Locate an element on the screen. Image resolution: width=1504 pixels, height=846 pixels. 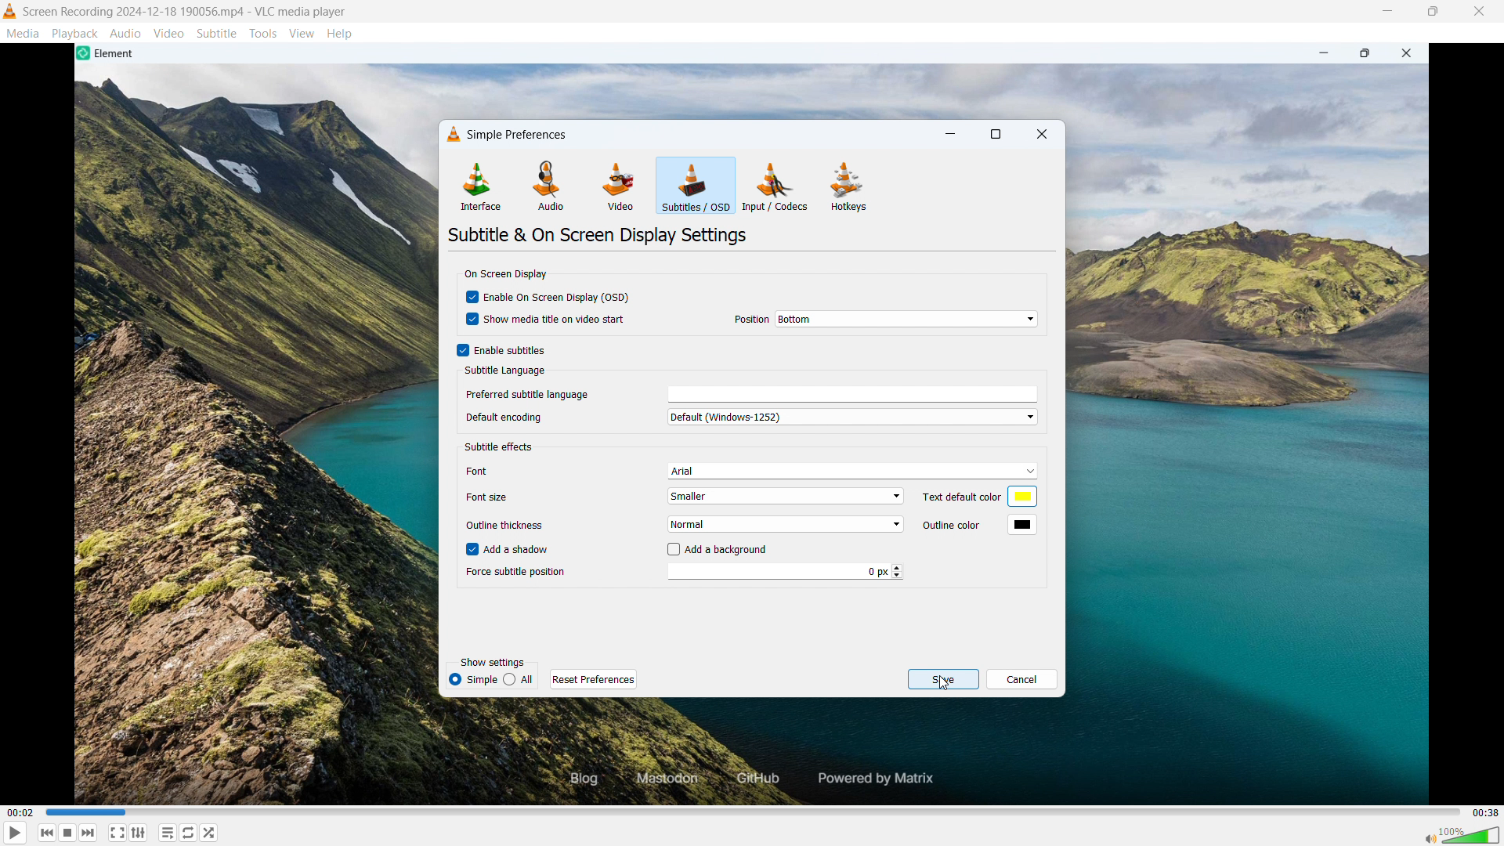
minimise dialogue box  is located at coordinates (951, 135).